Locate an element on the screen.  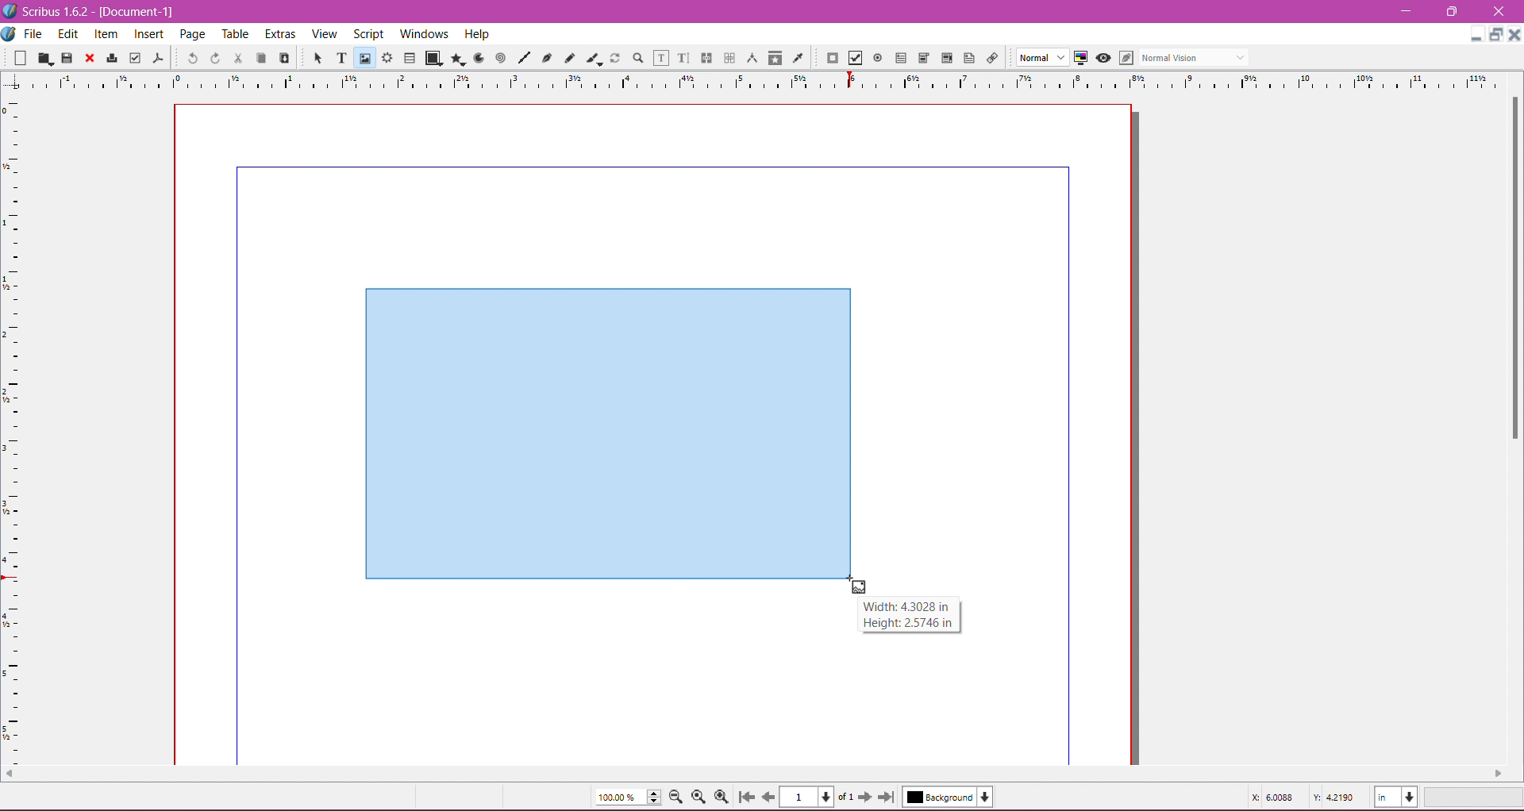
Line is located at coordinates (524, 58).